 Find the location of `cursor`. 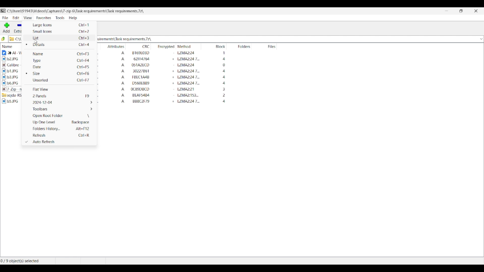

cursor is located at coordinates (36, 41).